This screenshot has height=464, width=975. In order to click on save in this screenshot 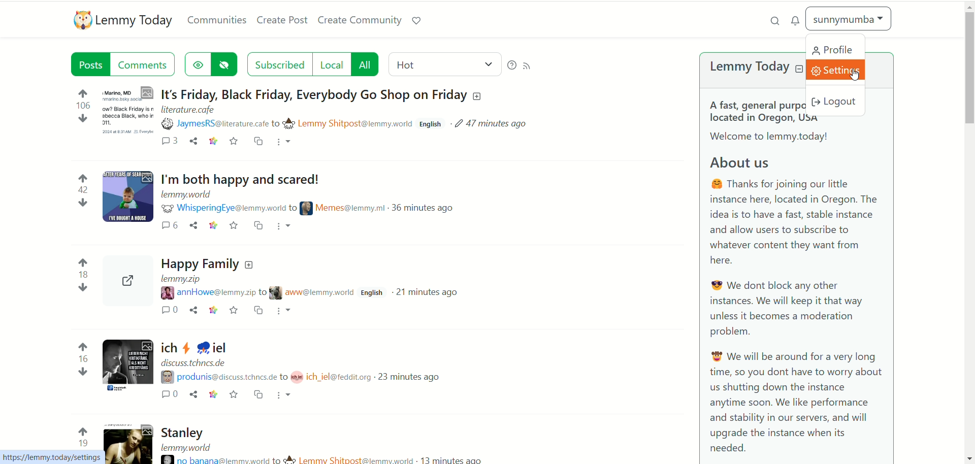, I will do `click(234, 143)`.